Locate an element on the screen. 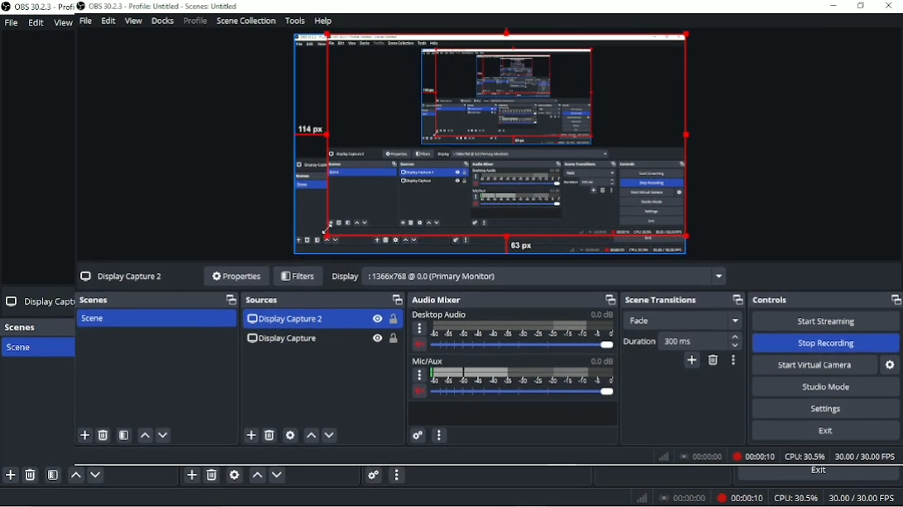 This screenshot has width=903, height=507. Desktop Audio is located at coordinates (443, 315).